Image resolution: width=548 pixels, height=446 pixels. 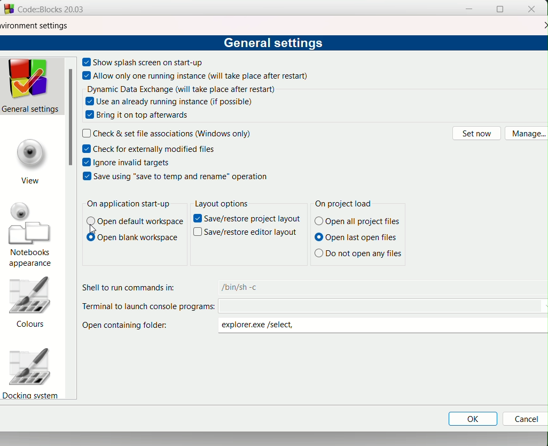 I want to click on text, so click(x=151, y=62).